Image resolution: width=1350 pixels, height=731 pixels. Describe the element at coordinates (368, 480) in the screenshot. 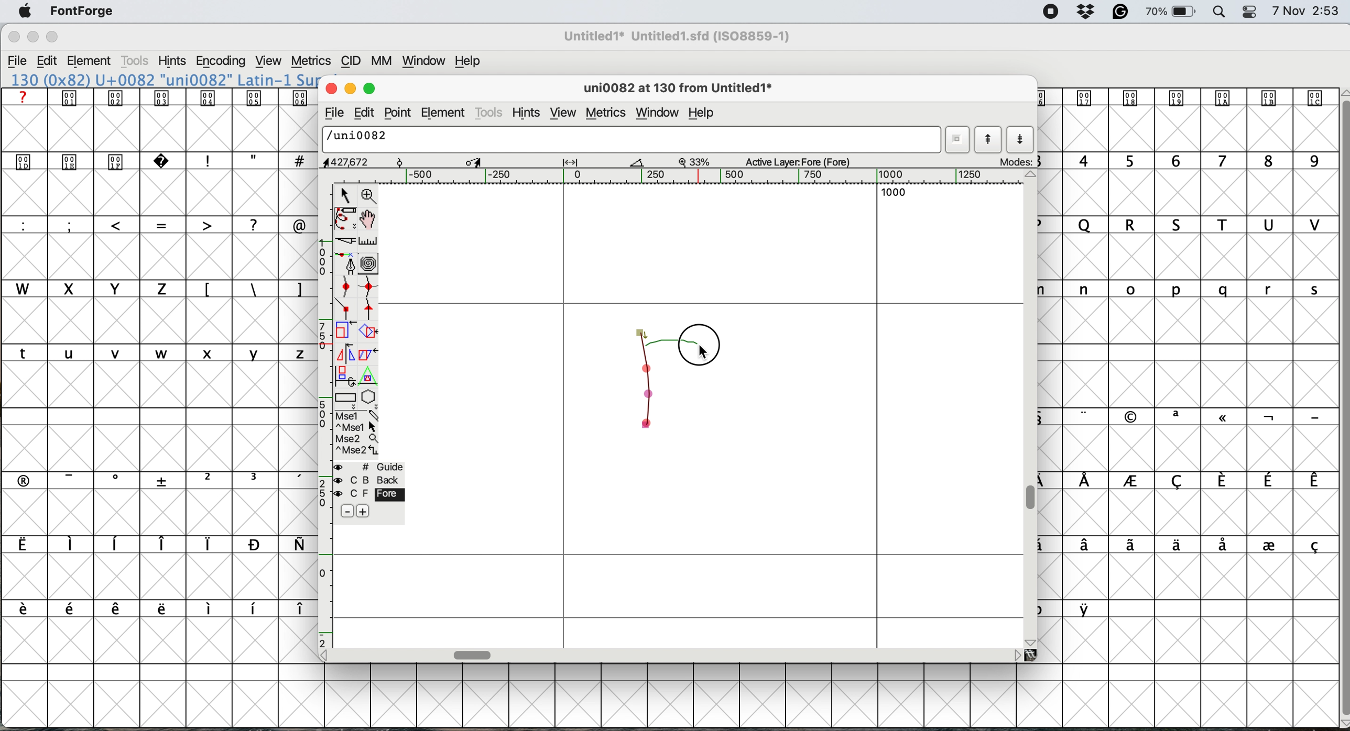

I see `back` at that location.